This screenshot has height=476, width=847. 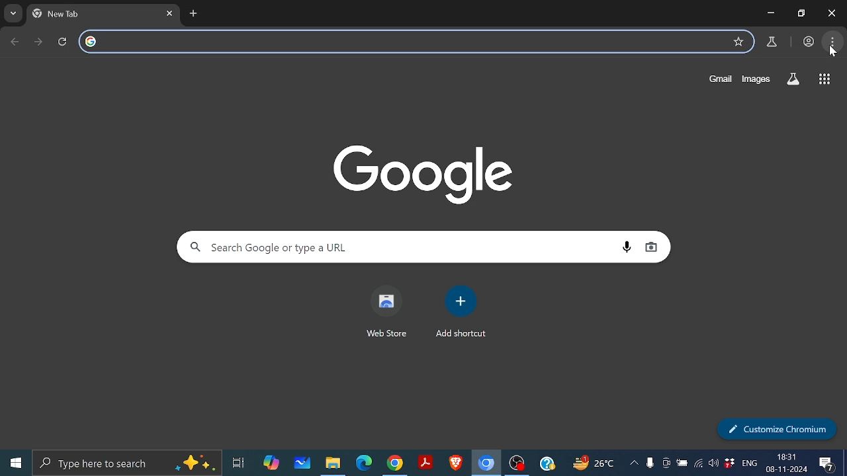 I want to click on dropbox, so click(x=731, y=465).